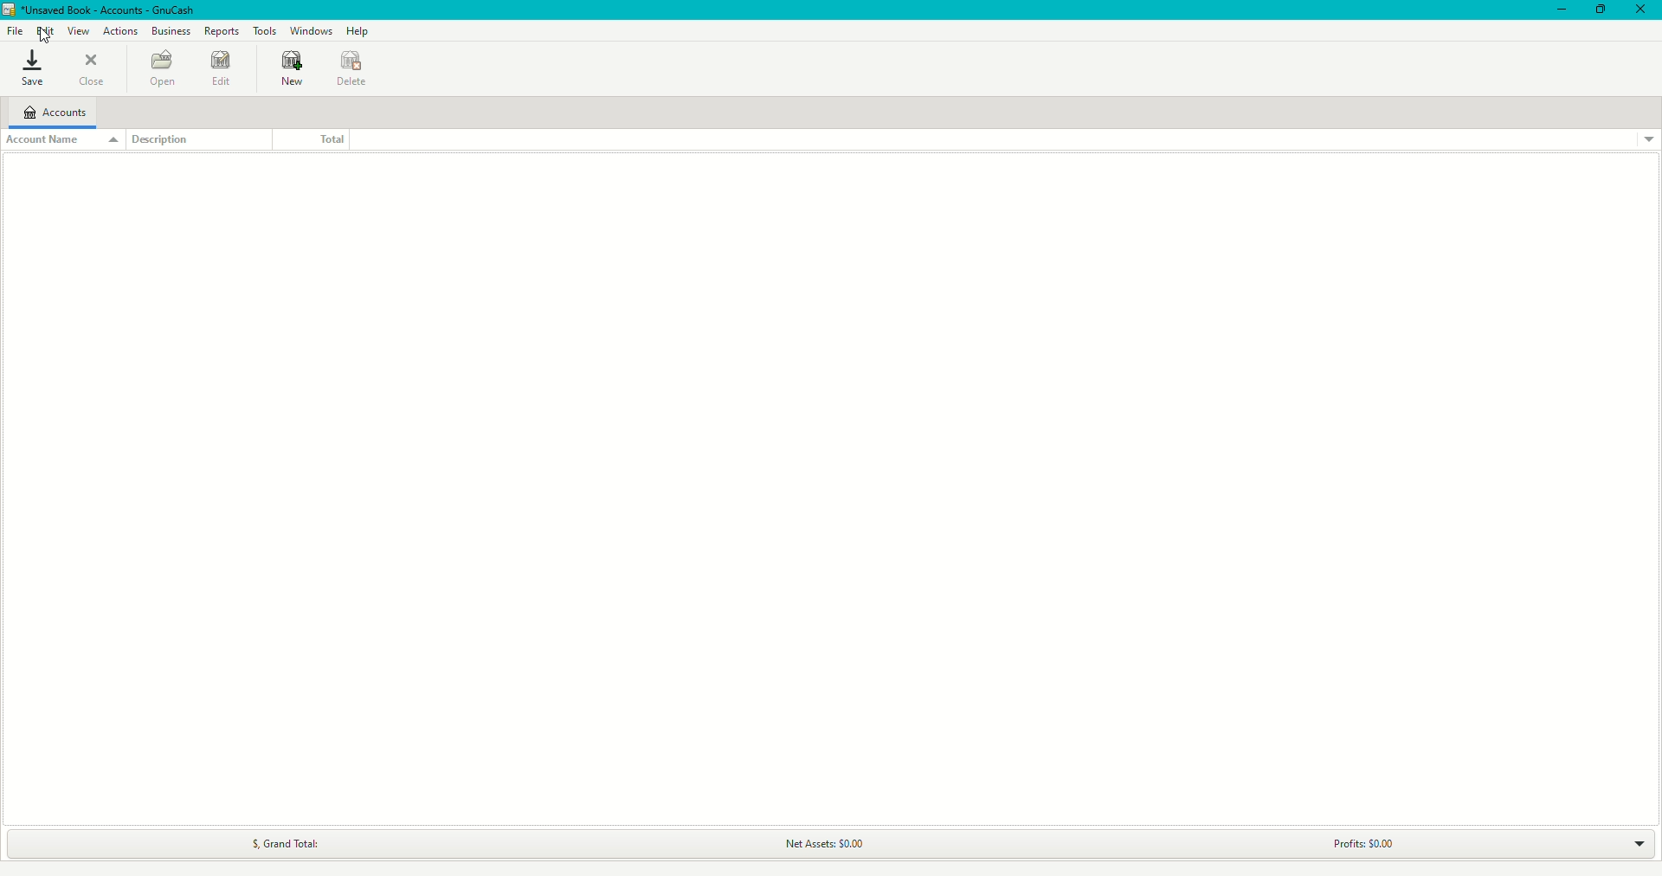  Describe the element at coordinates (1648, 139) in the screenshot. I see `Drop down` at that location.